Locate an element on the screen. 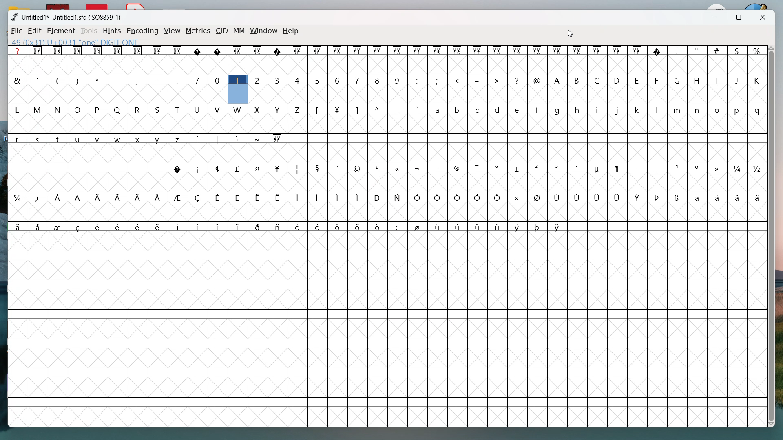  symbol is located at coordinates (78, 197).